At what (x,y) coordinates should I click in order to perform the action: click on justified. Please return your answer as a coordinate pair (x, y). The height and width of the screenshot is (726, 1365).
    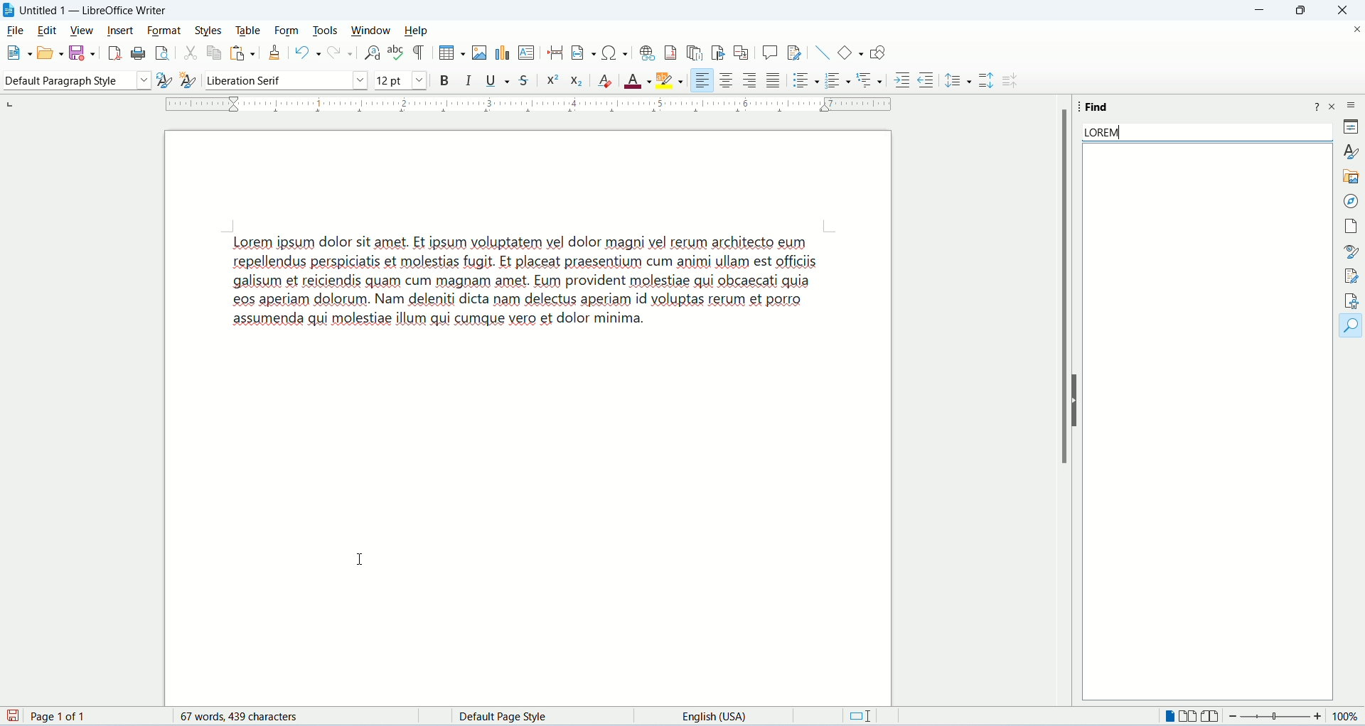
    Looking at the image, I should click on (771, 80).